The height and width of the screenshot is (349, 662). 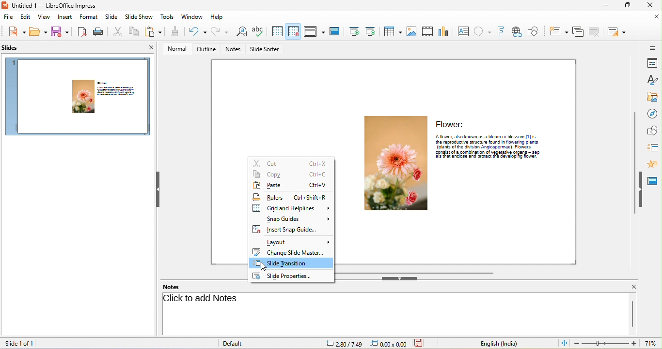 What do you see at coordinates (192, 17) in the screenshot?
I see `window` at bounding box center [192, 17].